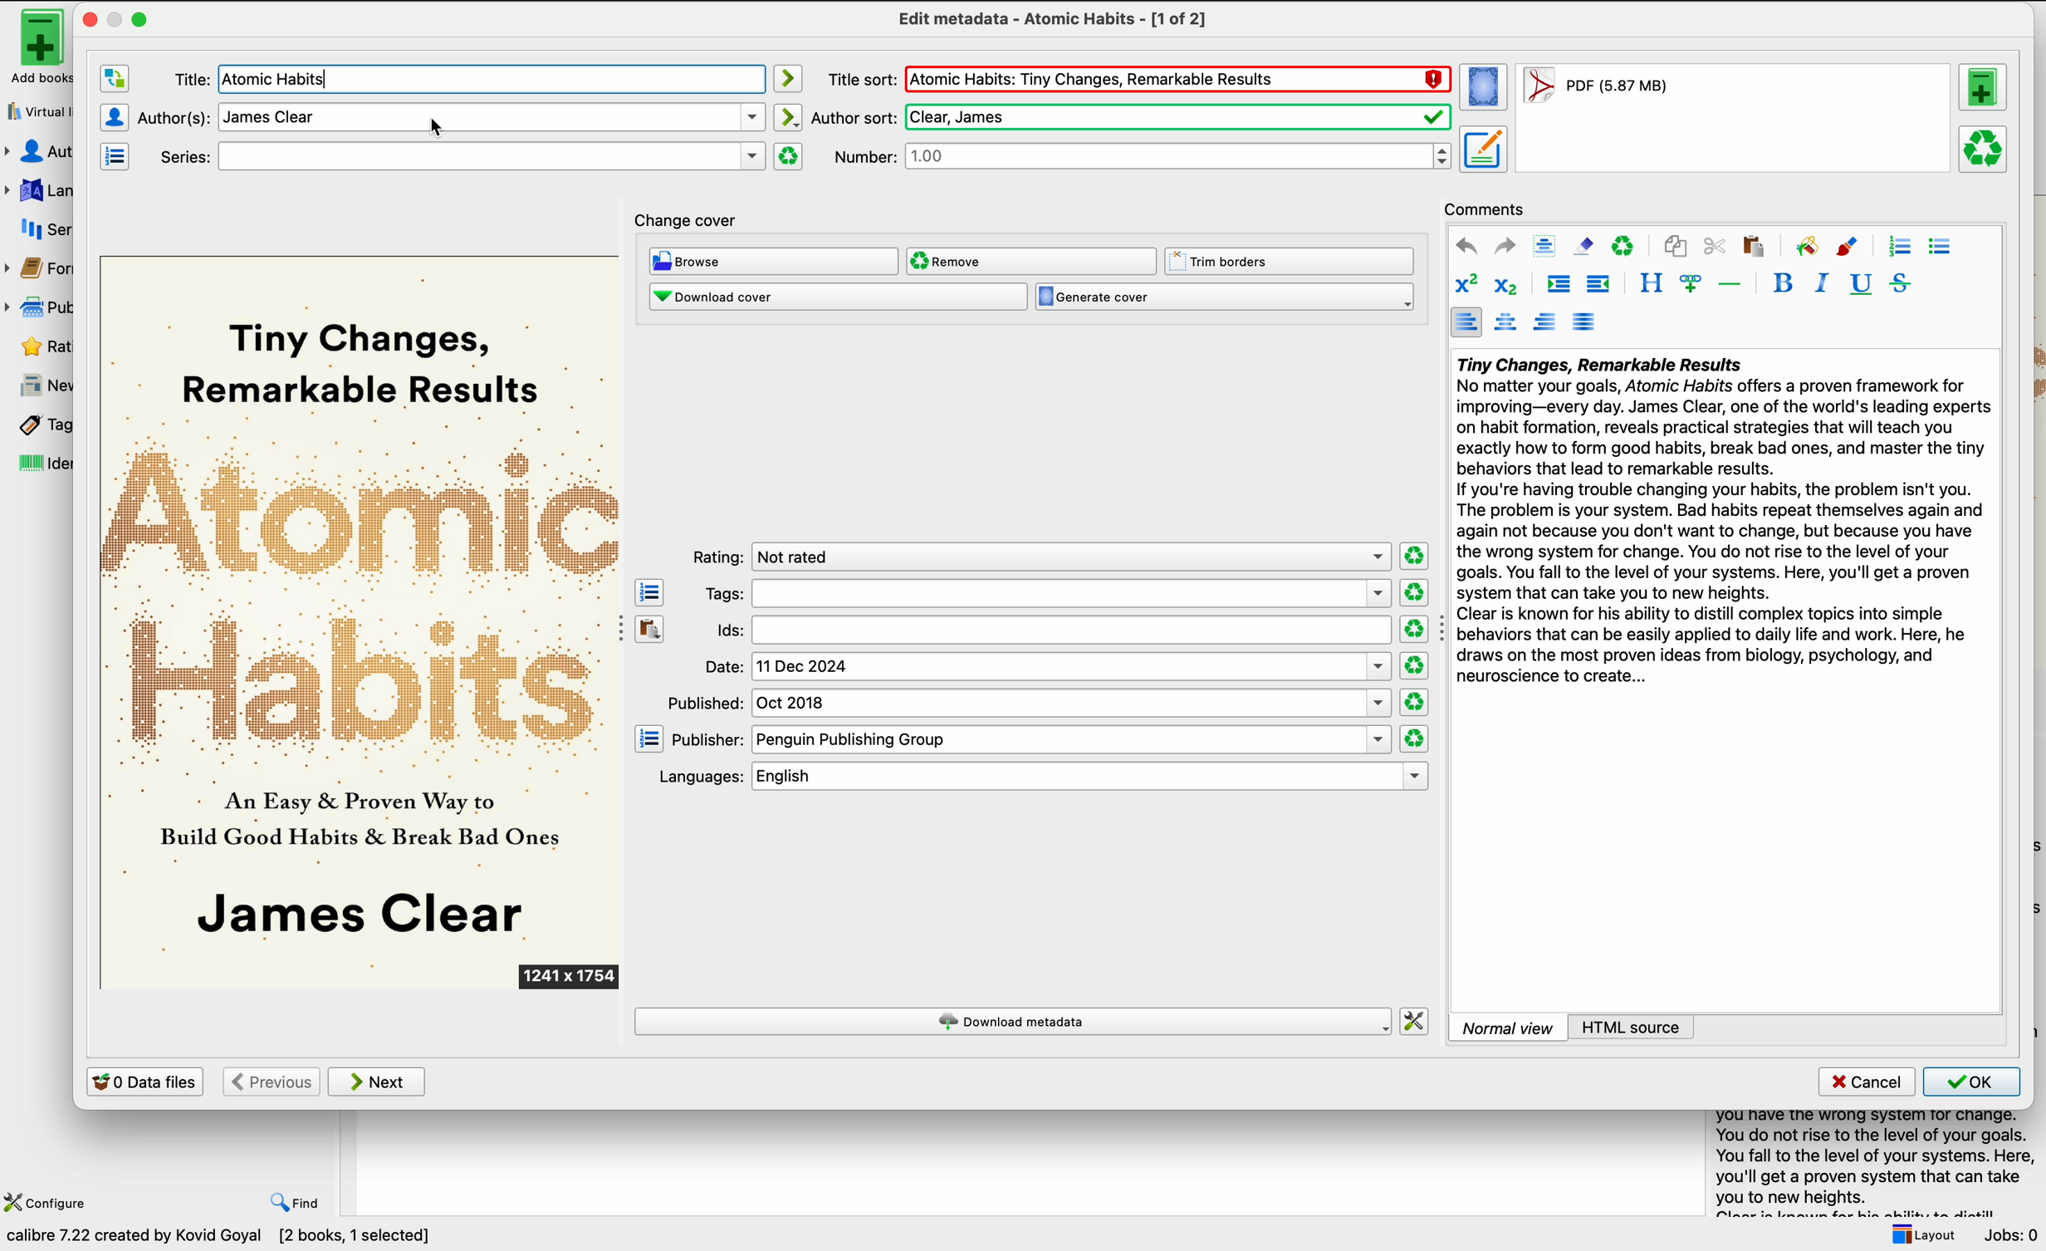  What do you see at coordinates (33, 47) in the screenshot?
I see `add books` at bounding box center [33, 47].